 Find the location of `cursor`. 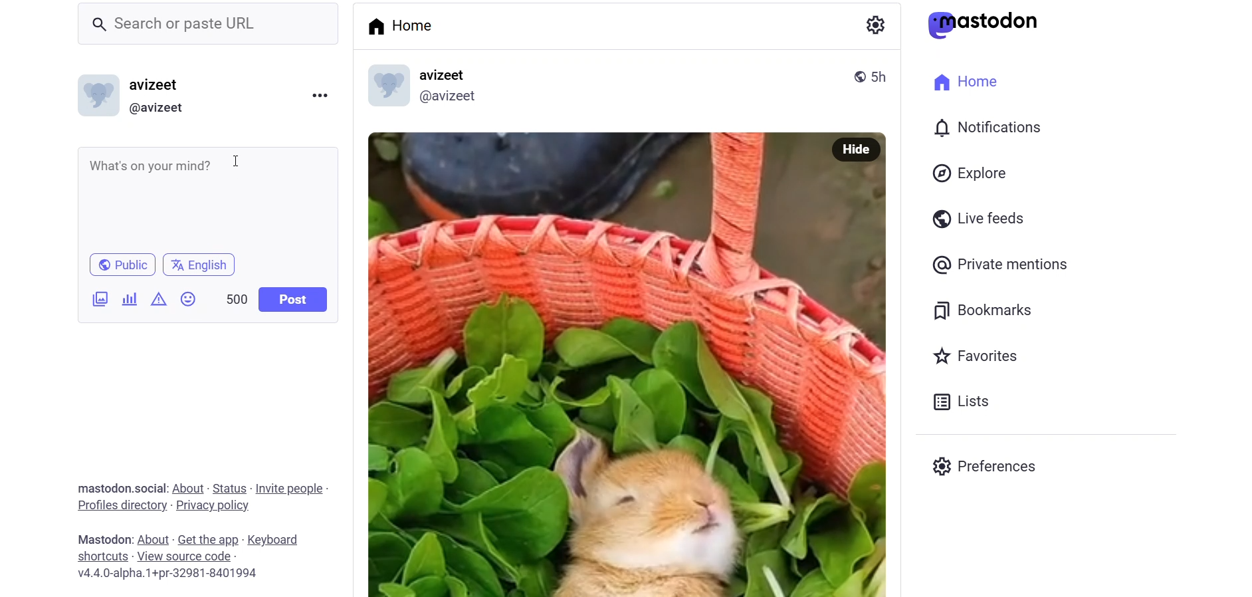

cursor is located at coordinates (238, 162).